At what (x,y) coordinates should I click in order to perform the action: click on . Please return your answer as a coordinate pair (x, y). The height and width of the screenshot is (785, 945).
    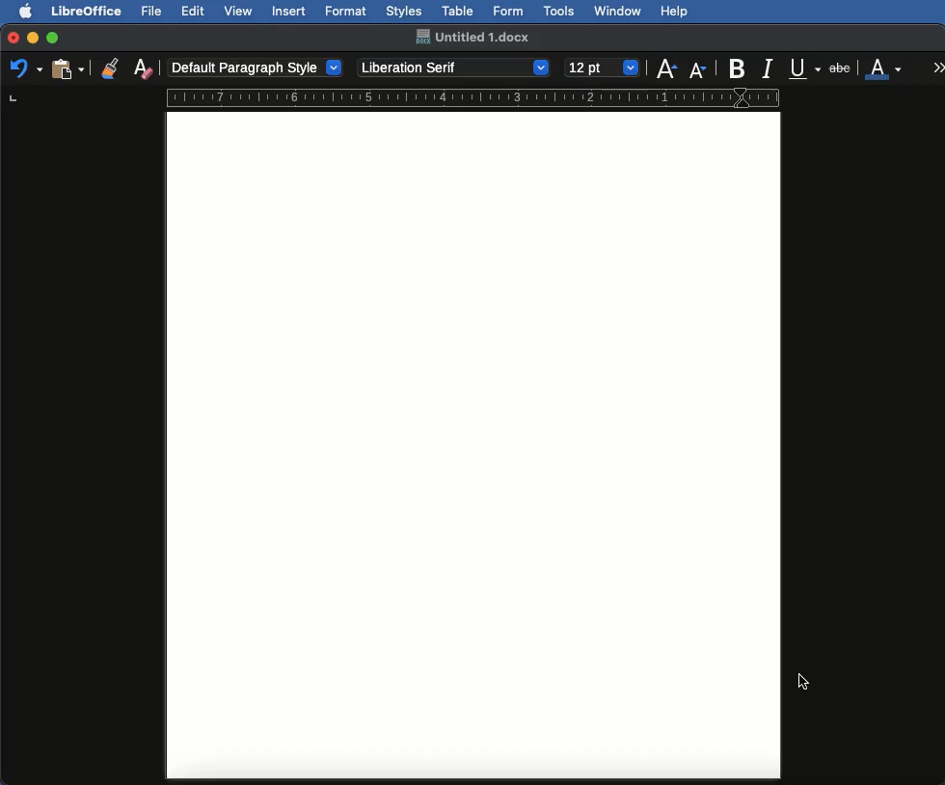
    Looking at the image, I should click on (804, 682).